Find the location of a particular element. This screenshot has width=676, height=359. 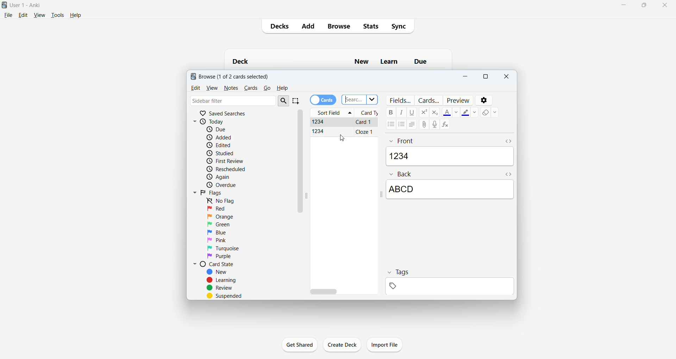

no flag is located at coordinates (220, 201).